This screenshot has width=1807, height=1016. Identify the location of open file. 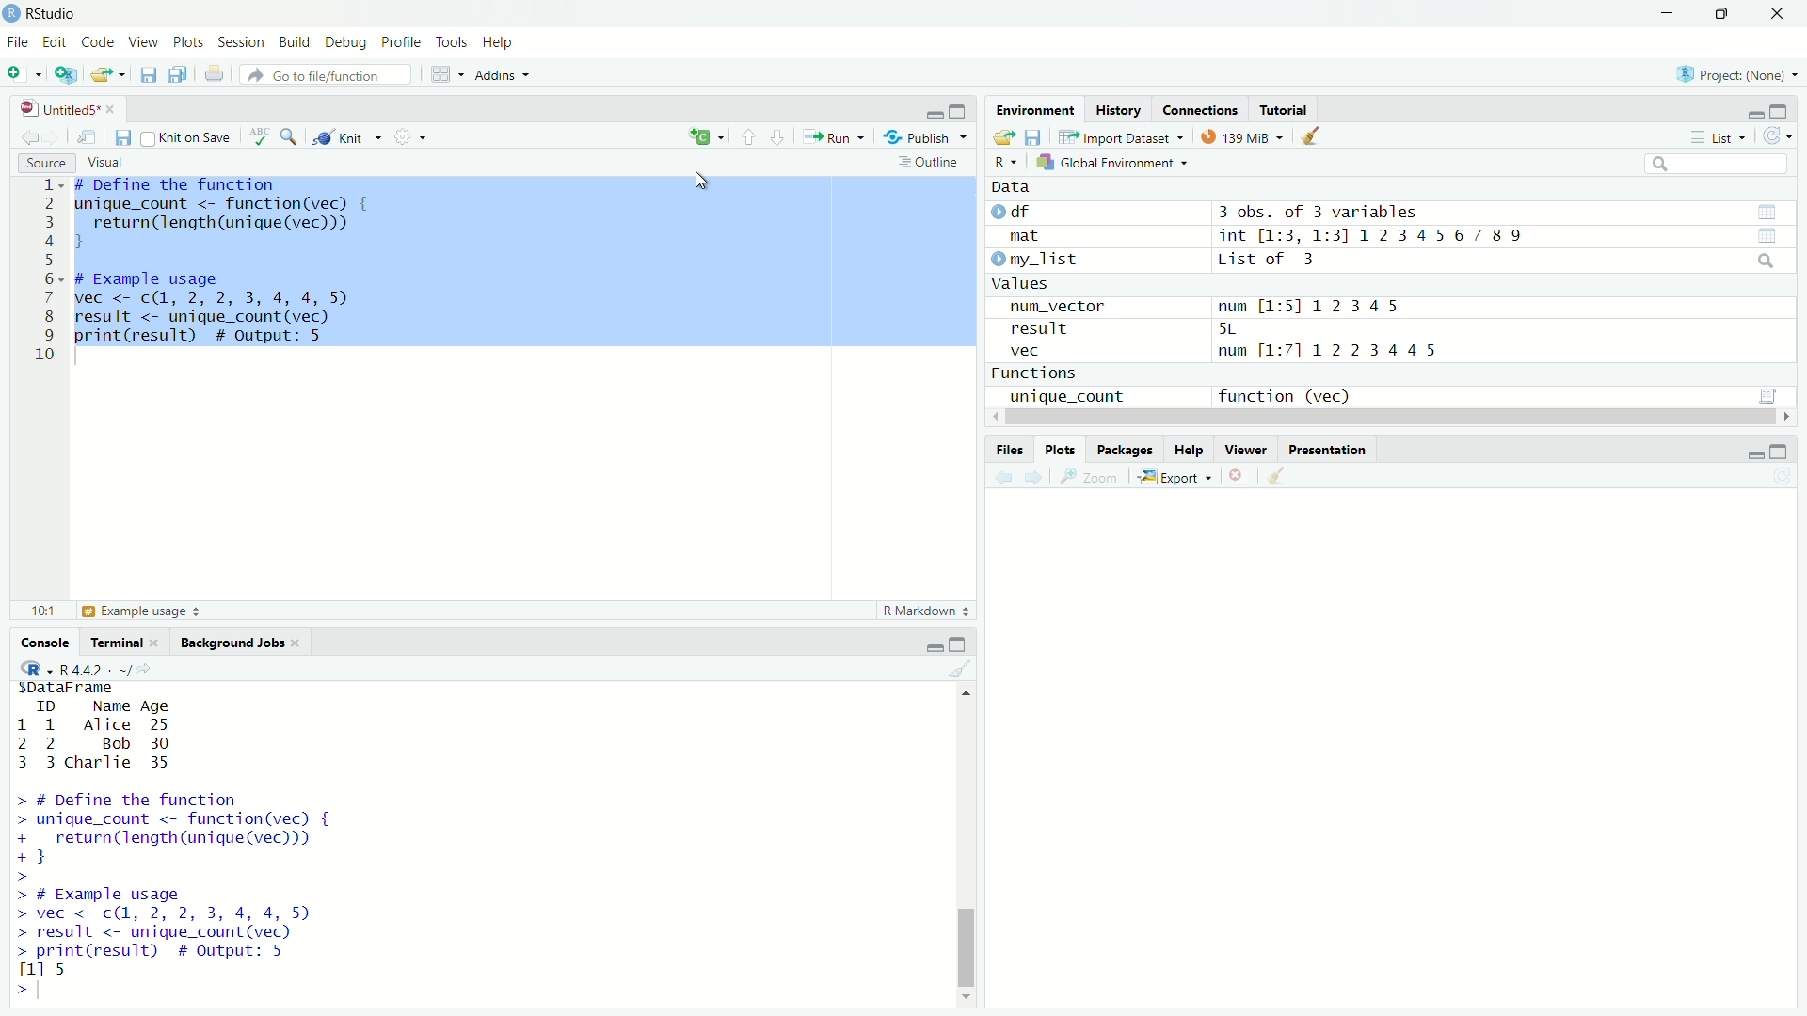
(104, 75).